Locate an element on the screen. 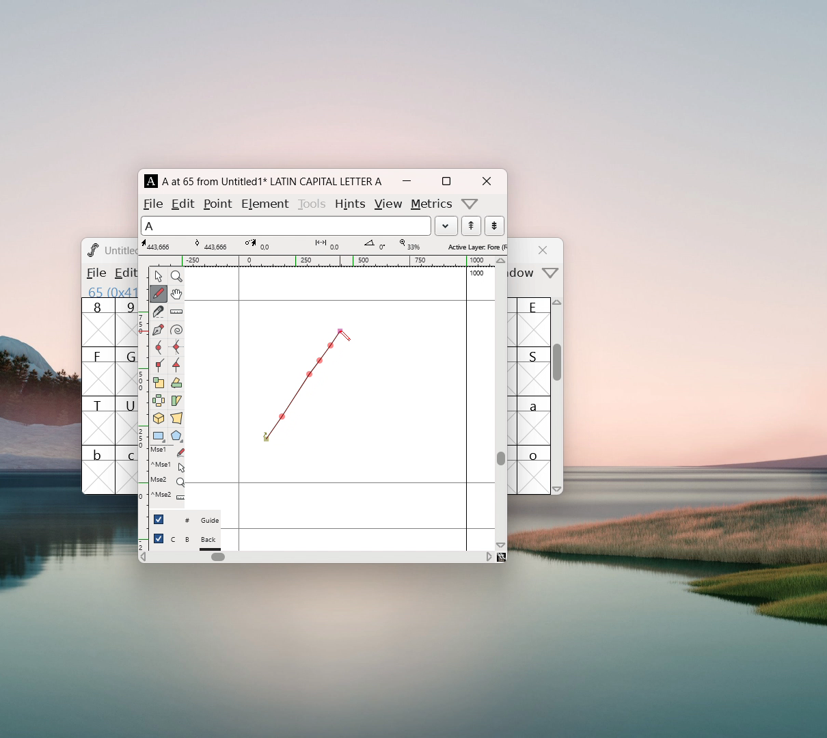  maximum ascent line is located at coordinates (340, 301).